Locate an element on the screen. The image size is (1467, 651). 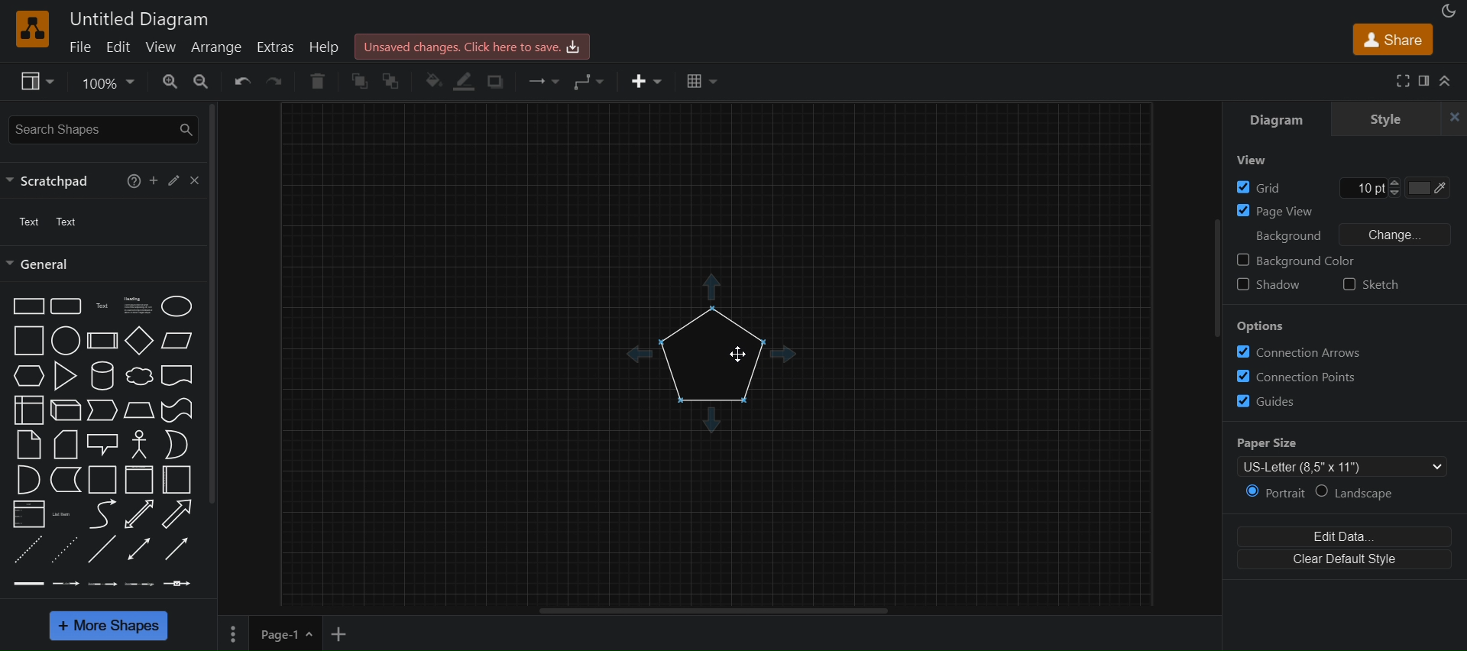
options is located at coordinates (1261, 325).